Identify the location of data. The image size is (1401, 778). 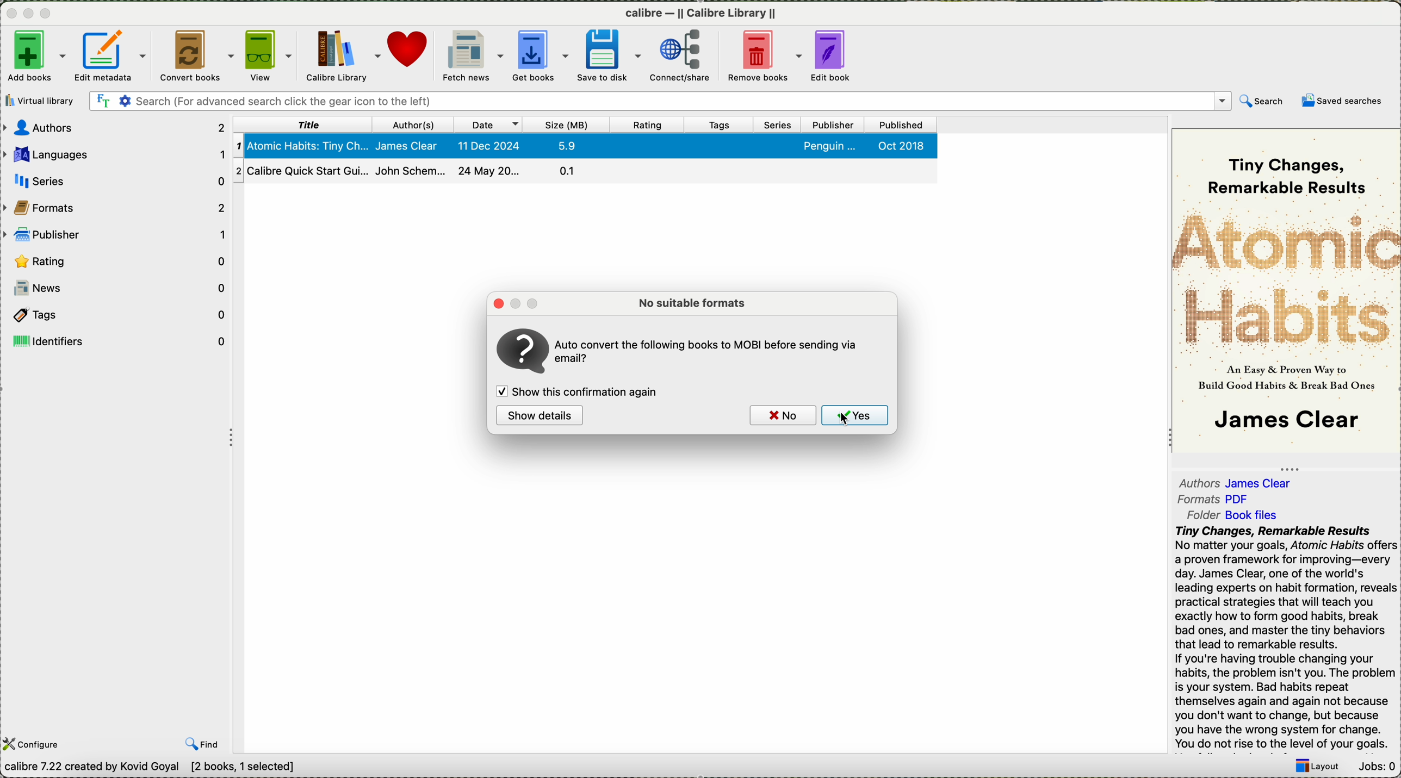
(194, 768).